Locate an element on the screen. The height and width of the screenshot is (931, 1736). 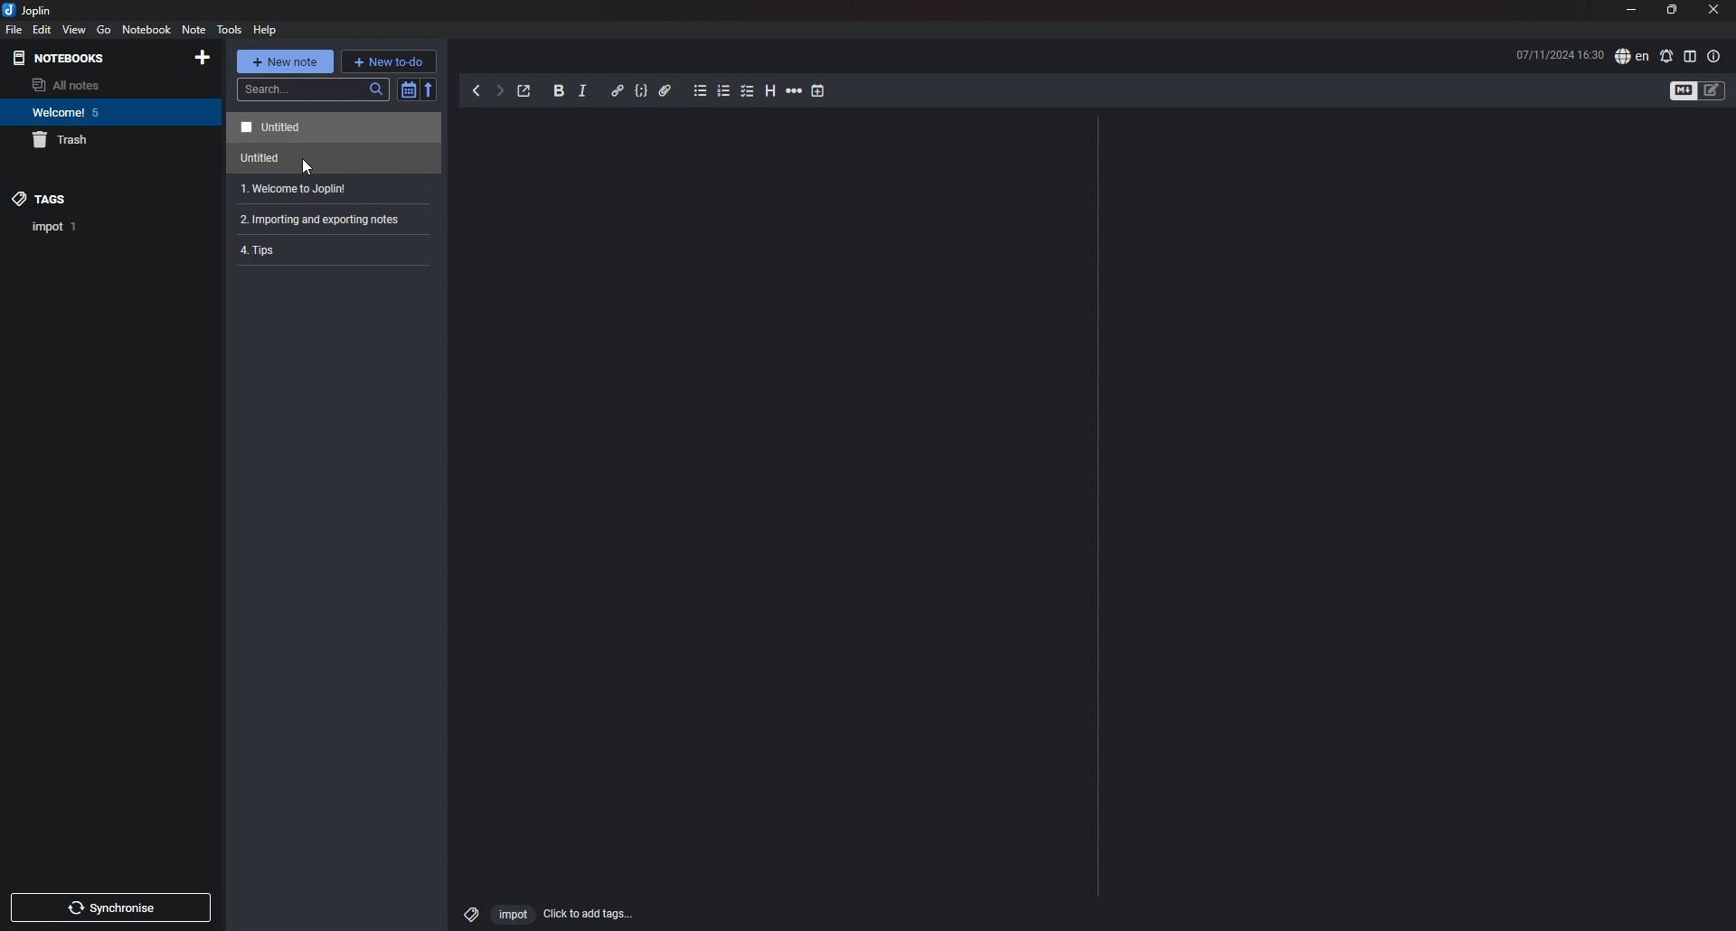
go is located at coordinates (104, 29).